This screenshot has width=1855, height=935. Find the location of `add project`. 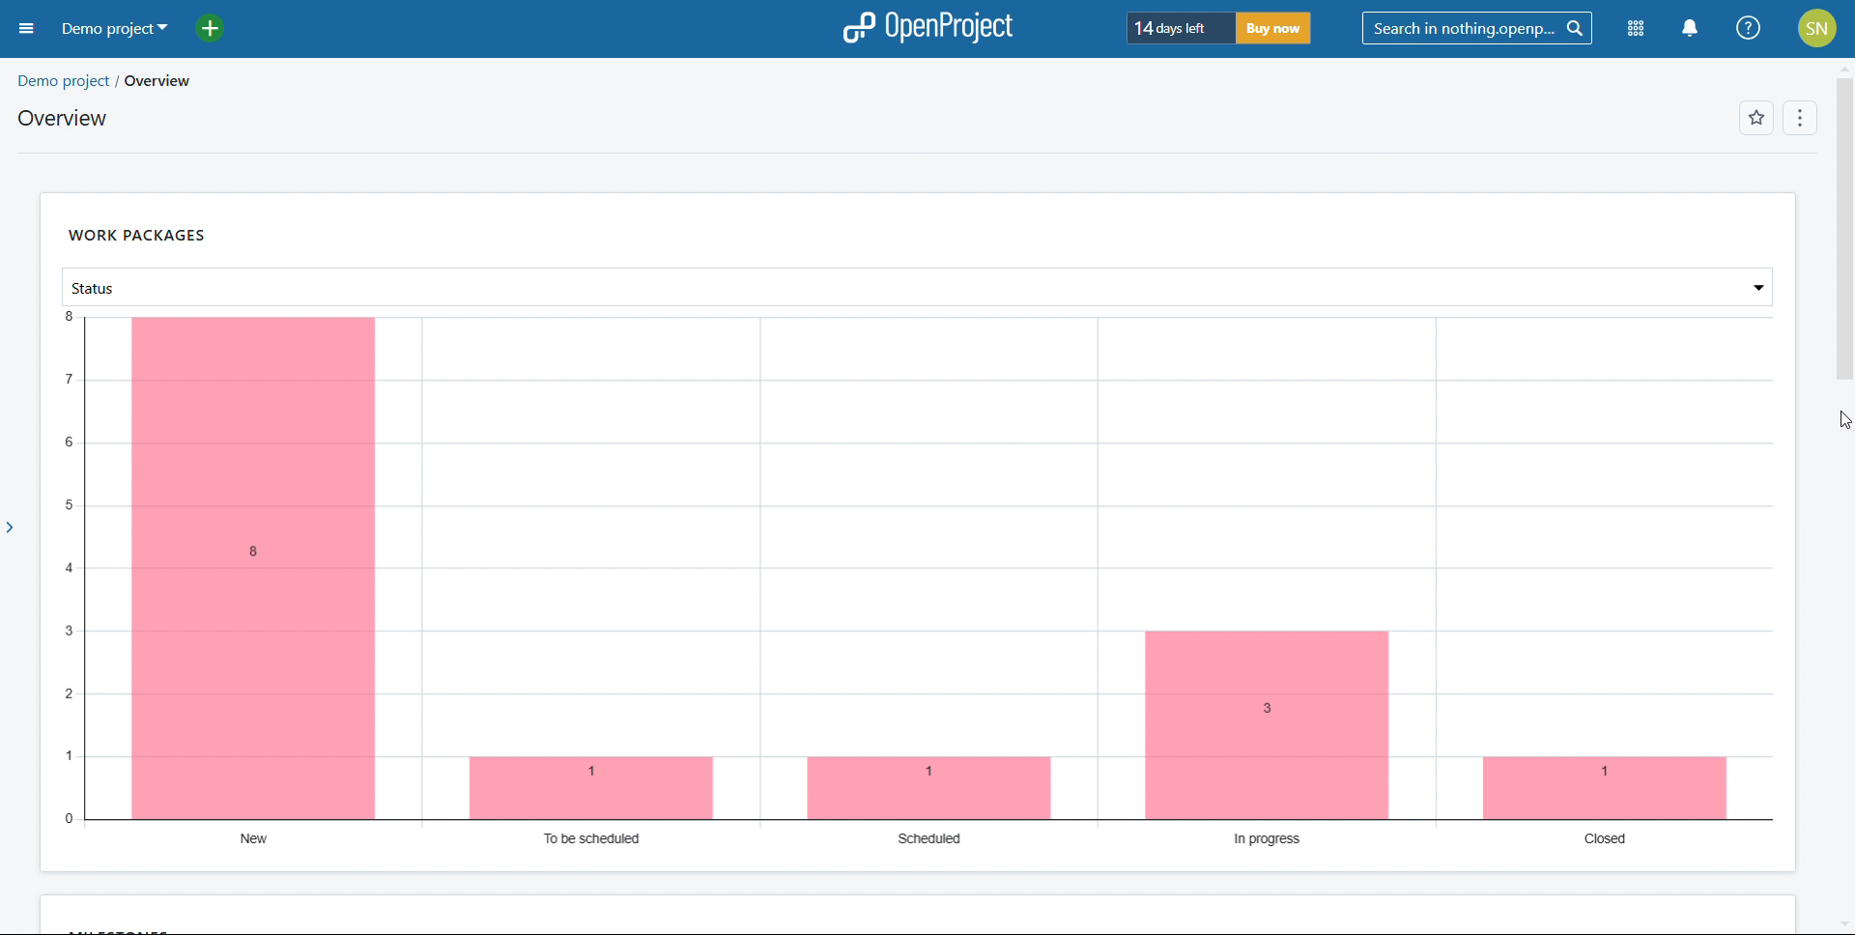

add project is located at coordinates (221, 27).